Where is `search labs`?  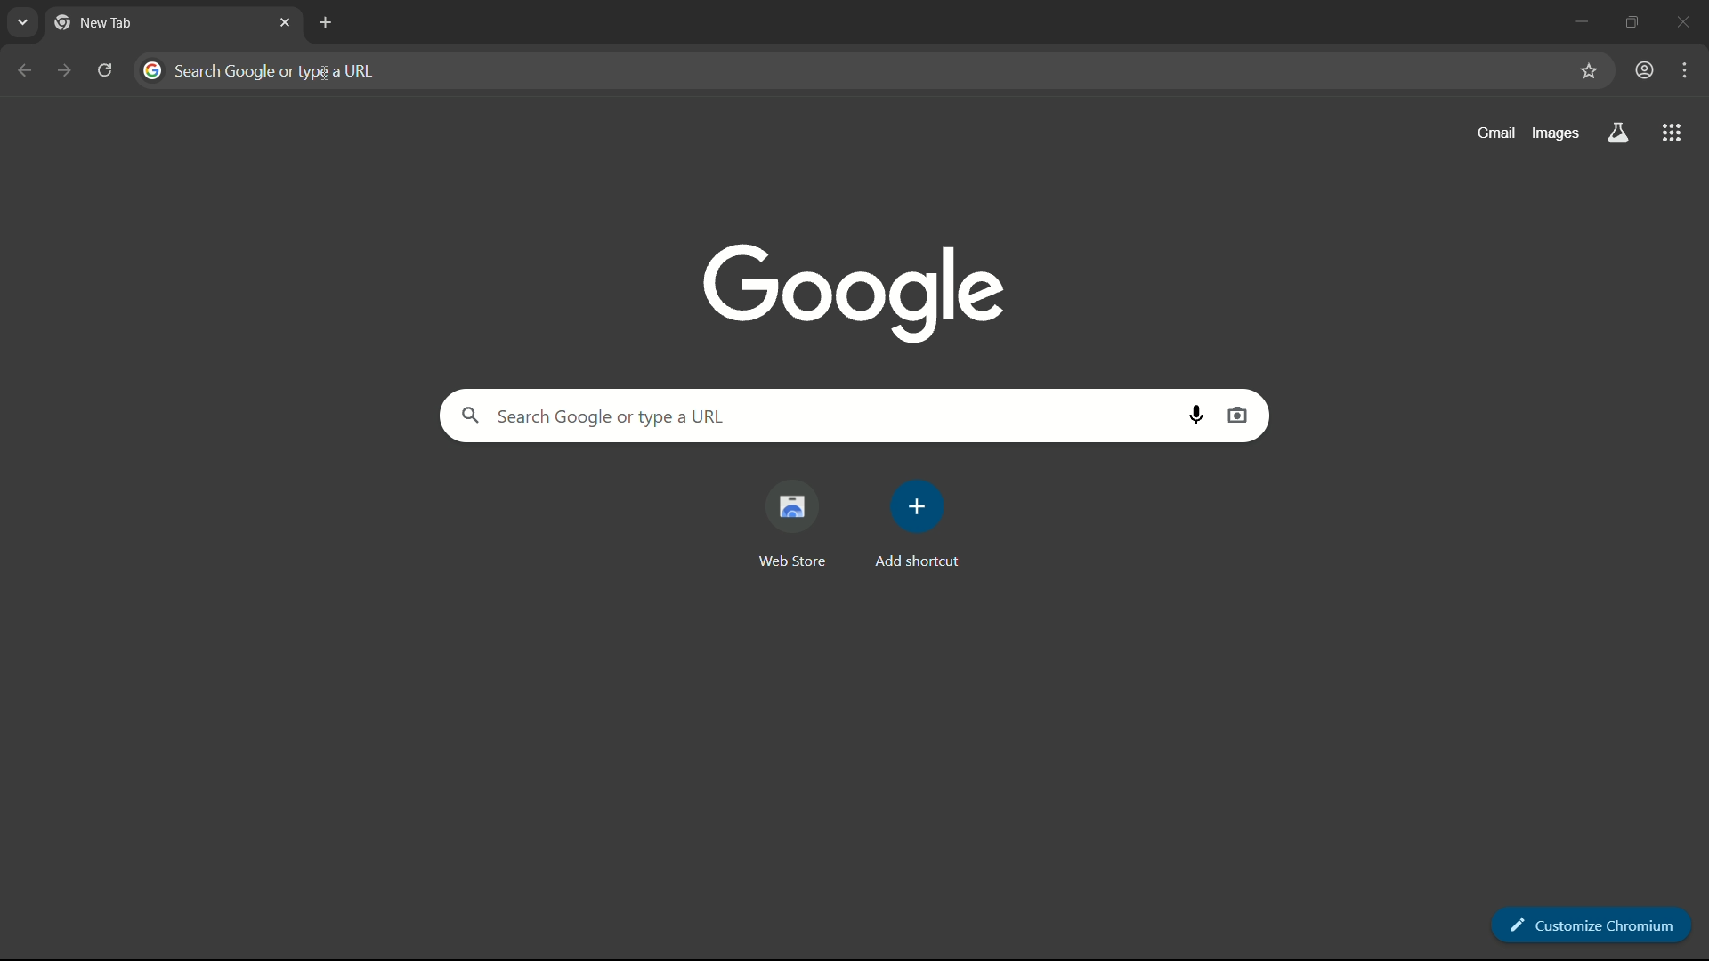 search labs is located at coordinates (1616, 134).